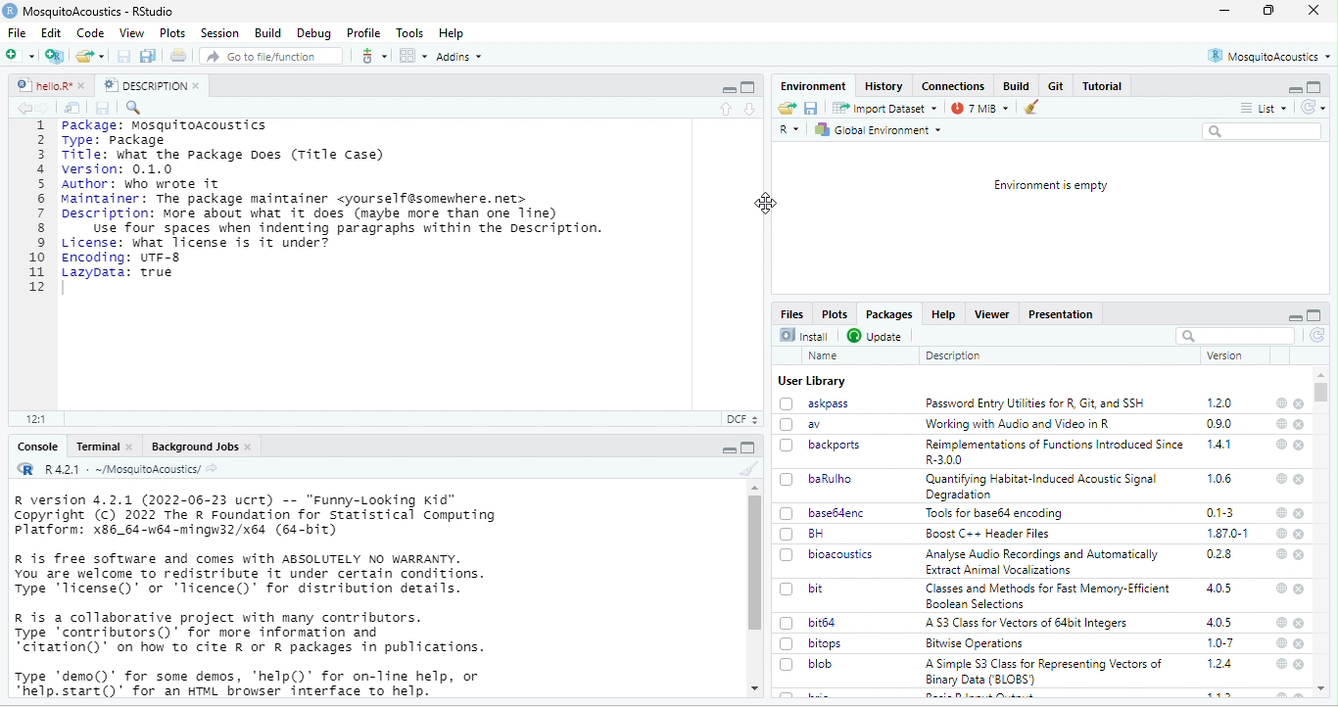  I want to click on History, so click(884, 86).